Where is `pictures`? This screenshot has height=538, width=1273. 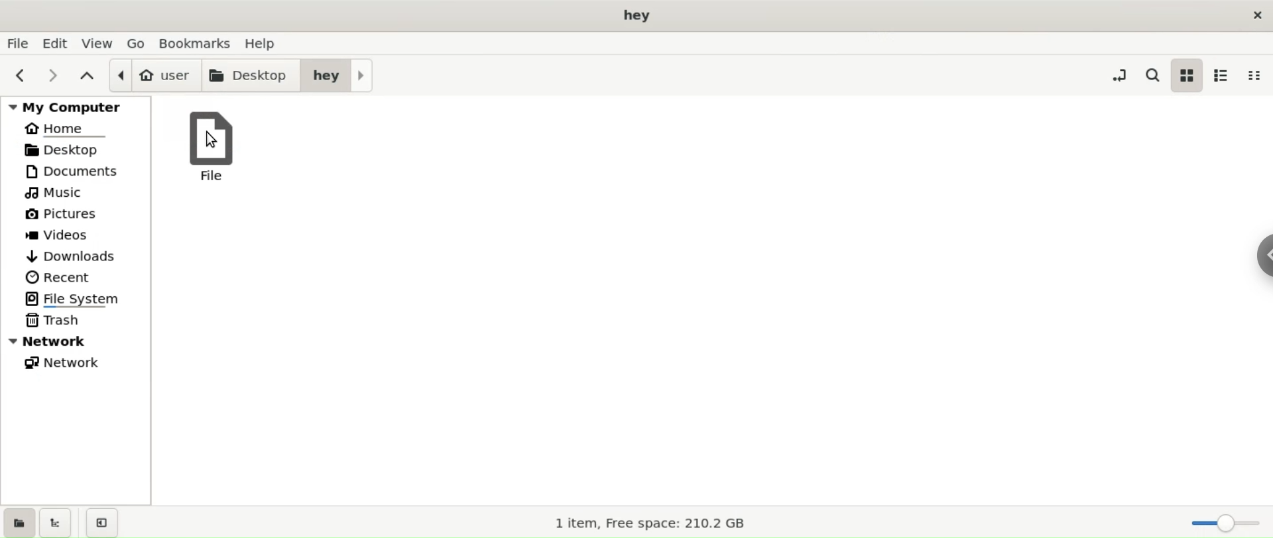
pictures is located at coordinates (78, 215).